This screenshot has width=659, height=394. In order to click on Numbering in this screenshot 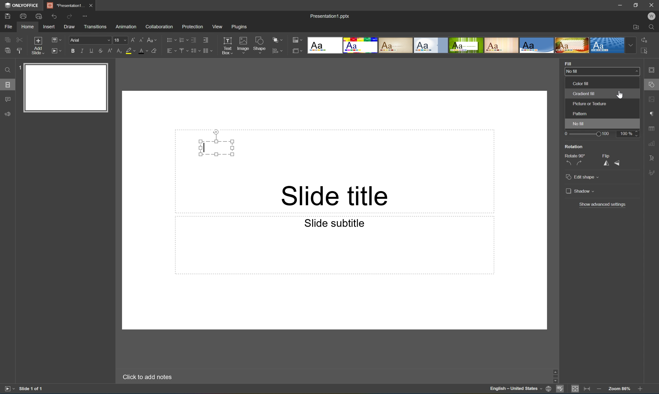, I will do `click(183, 40)`.